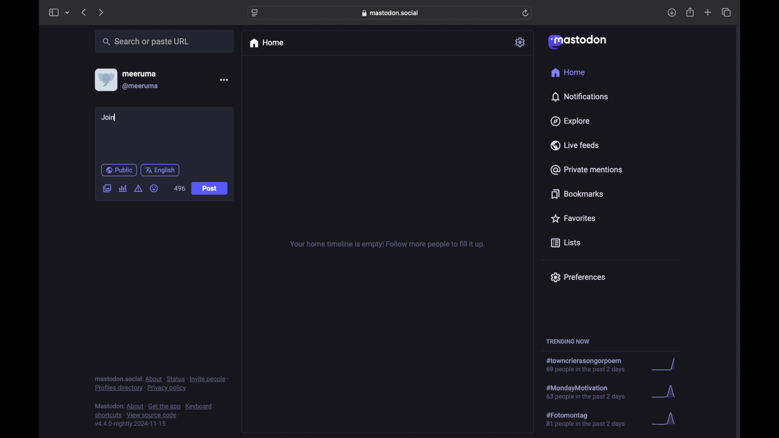  Describe the element at coordinates (569, 121) in the screenshot. I see `explore` at that location.